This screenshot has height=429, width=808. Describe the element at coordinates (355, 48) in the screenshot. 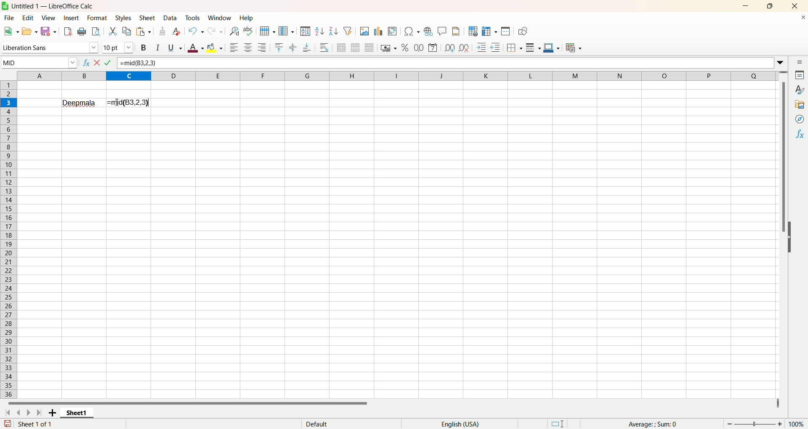

I see `Merge` at that location.